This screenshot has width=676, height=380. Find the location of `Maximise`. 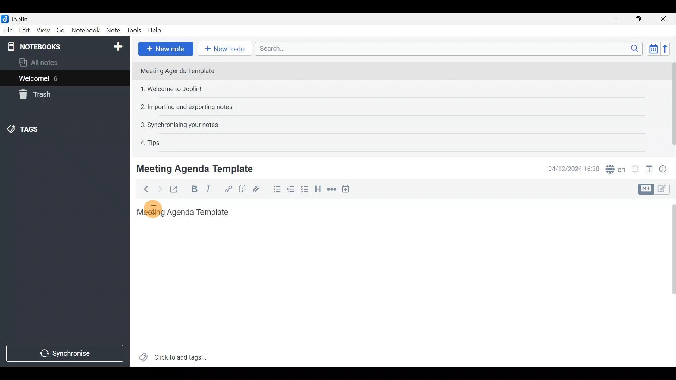

Maximise is located at coordinates (639, 20).